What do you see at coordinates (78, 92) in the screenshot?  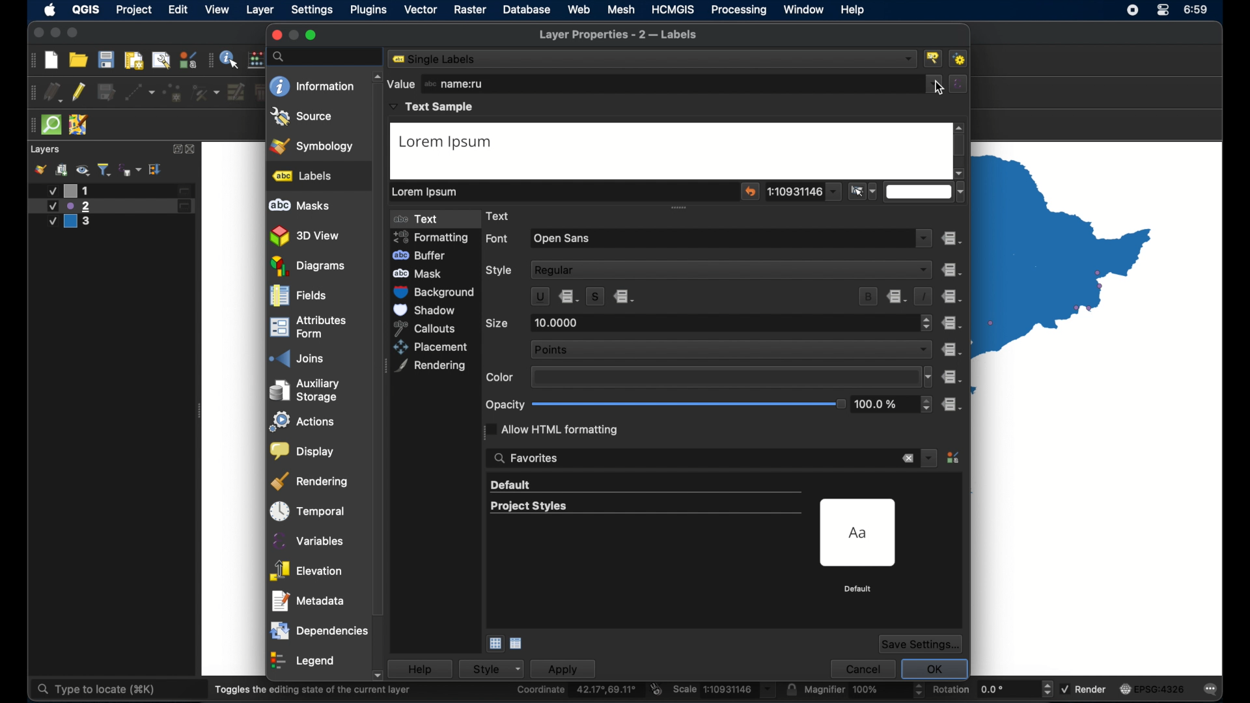 I see `toggle editing` at bounding box center [78, 92].